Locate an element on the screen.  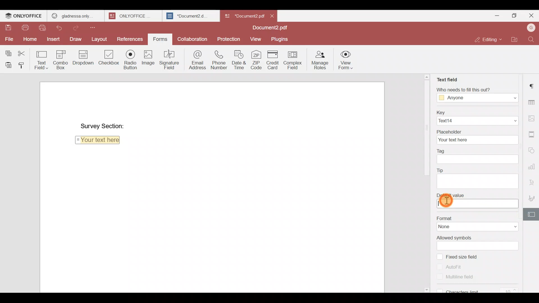
your text here is located at coordinates (476, 139).